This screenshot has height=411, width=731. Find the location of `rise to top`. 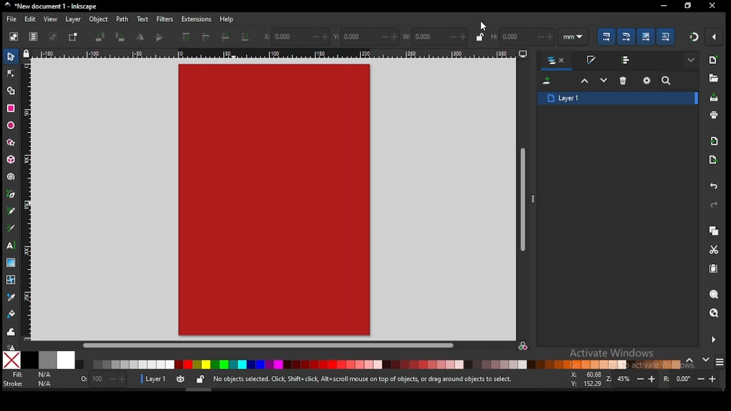

rise to top is located at coordinates (185, 37).